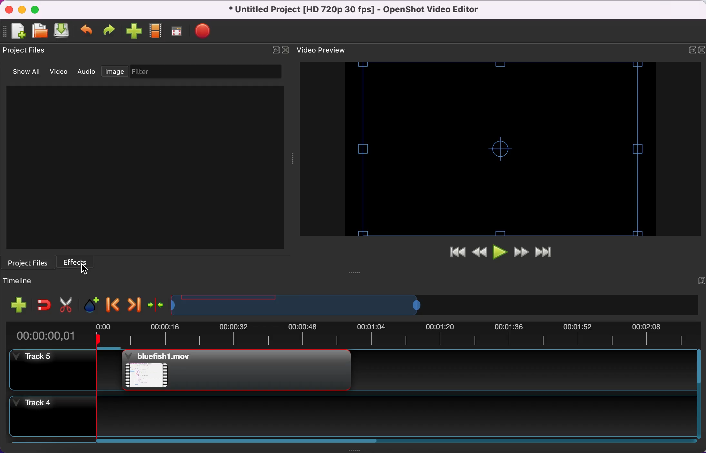  I want to click on project files, so click(29, 264).